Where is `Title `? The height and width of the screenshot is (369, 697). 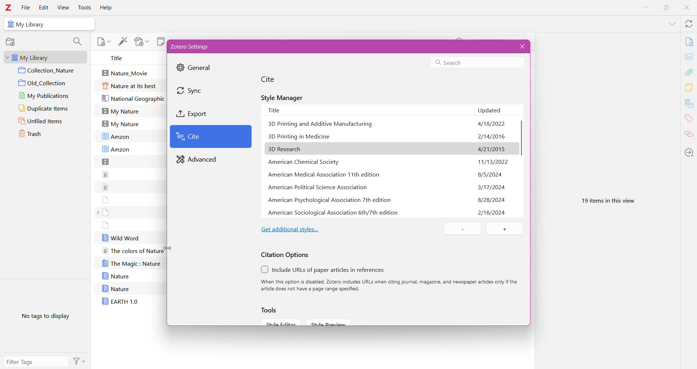 Title  is located at coordinates (119, 58).